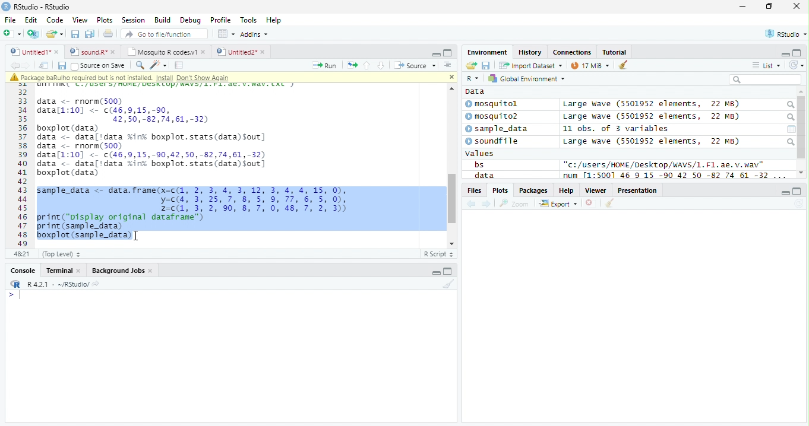  I want to click on 11 obs. of 3 variables, so click(616, 129).